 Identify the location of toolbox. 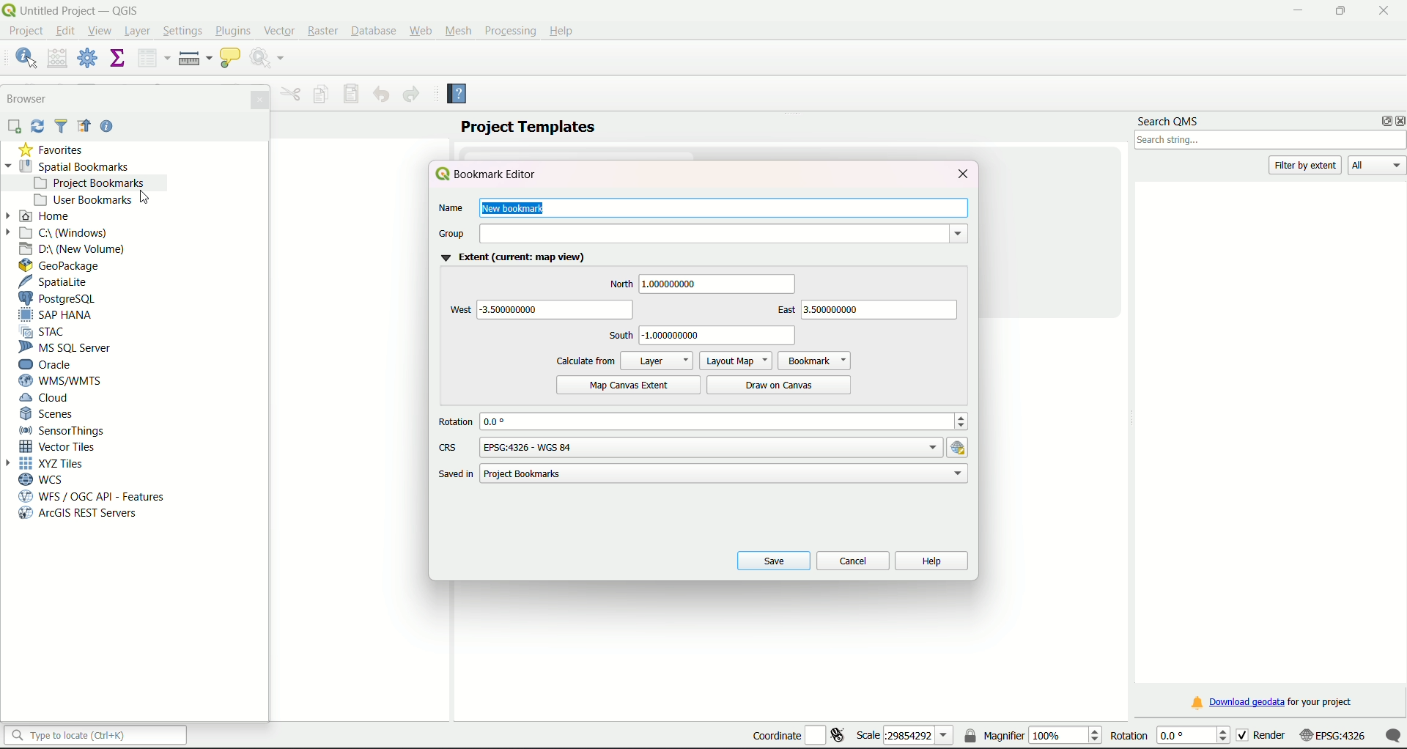
(87, 58).